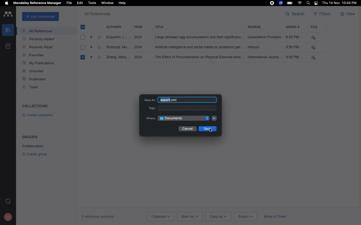 The width and height of the screenshot is (361, 225). I want to click on cursor, so click(211, 131).